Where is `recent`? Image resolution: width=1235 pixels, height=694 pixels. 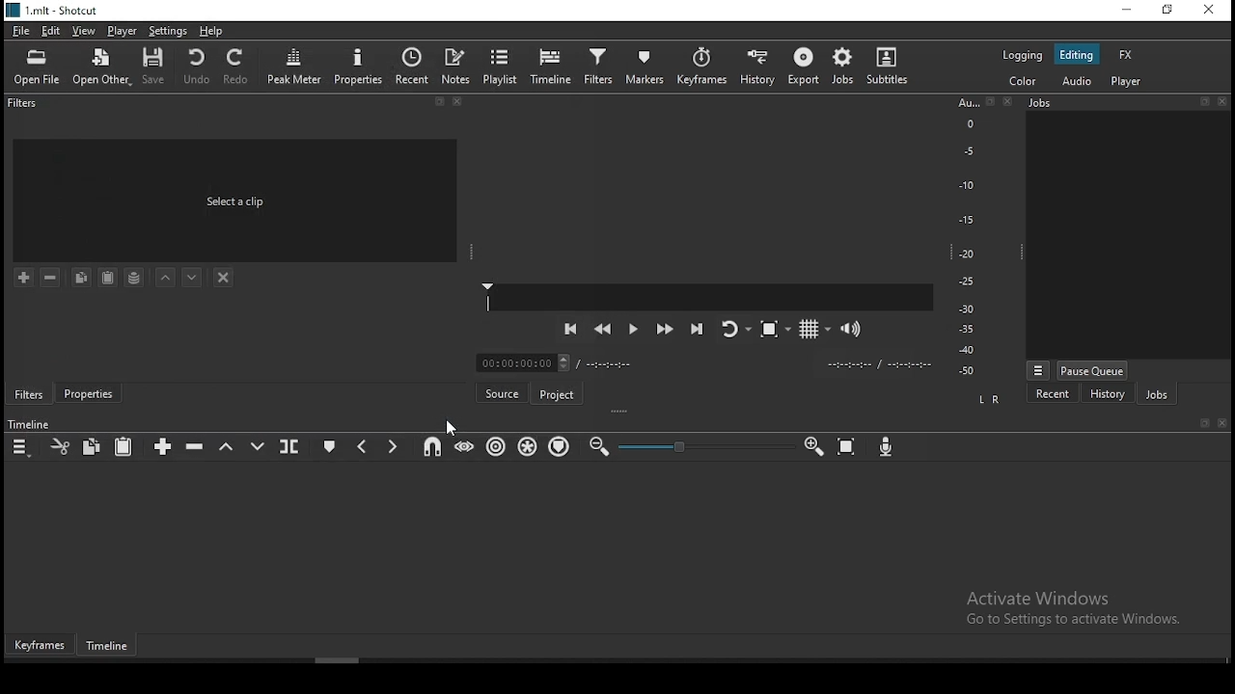 recent is located at coordinates (413, 66).